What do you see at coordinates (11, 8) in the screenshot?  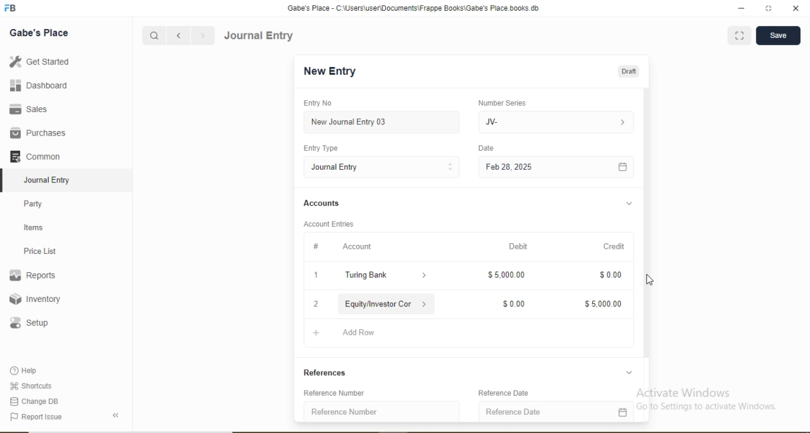 I see `Logo` at bounding box center [11, 8].